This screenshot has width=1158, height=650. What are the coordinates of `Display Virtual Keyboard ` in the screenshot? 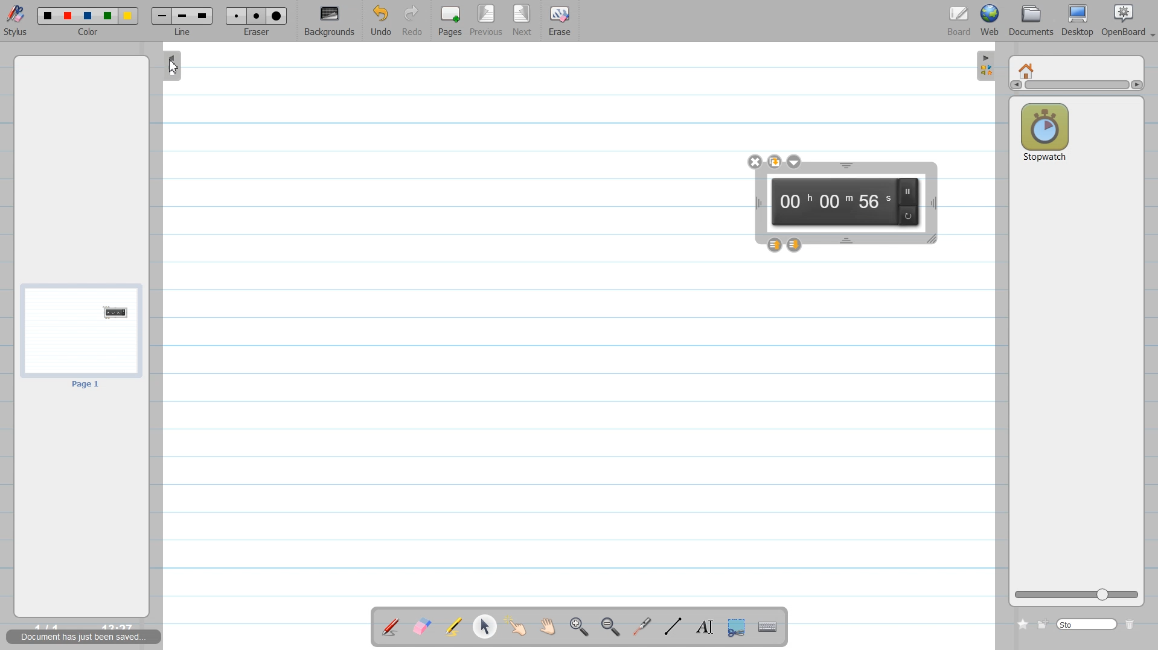 It's located at (769, 627).